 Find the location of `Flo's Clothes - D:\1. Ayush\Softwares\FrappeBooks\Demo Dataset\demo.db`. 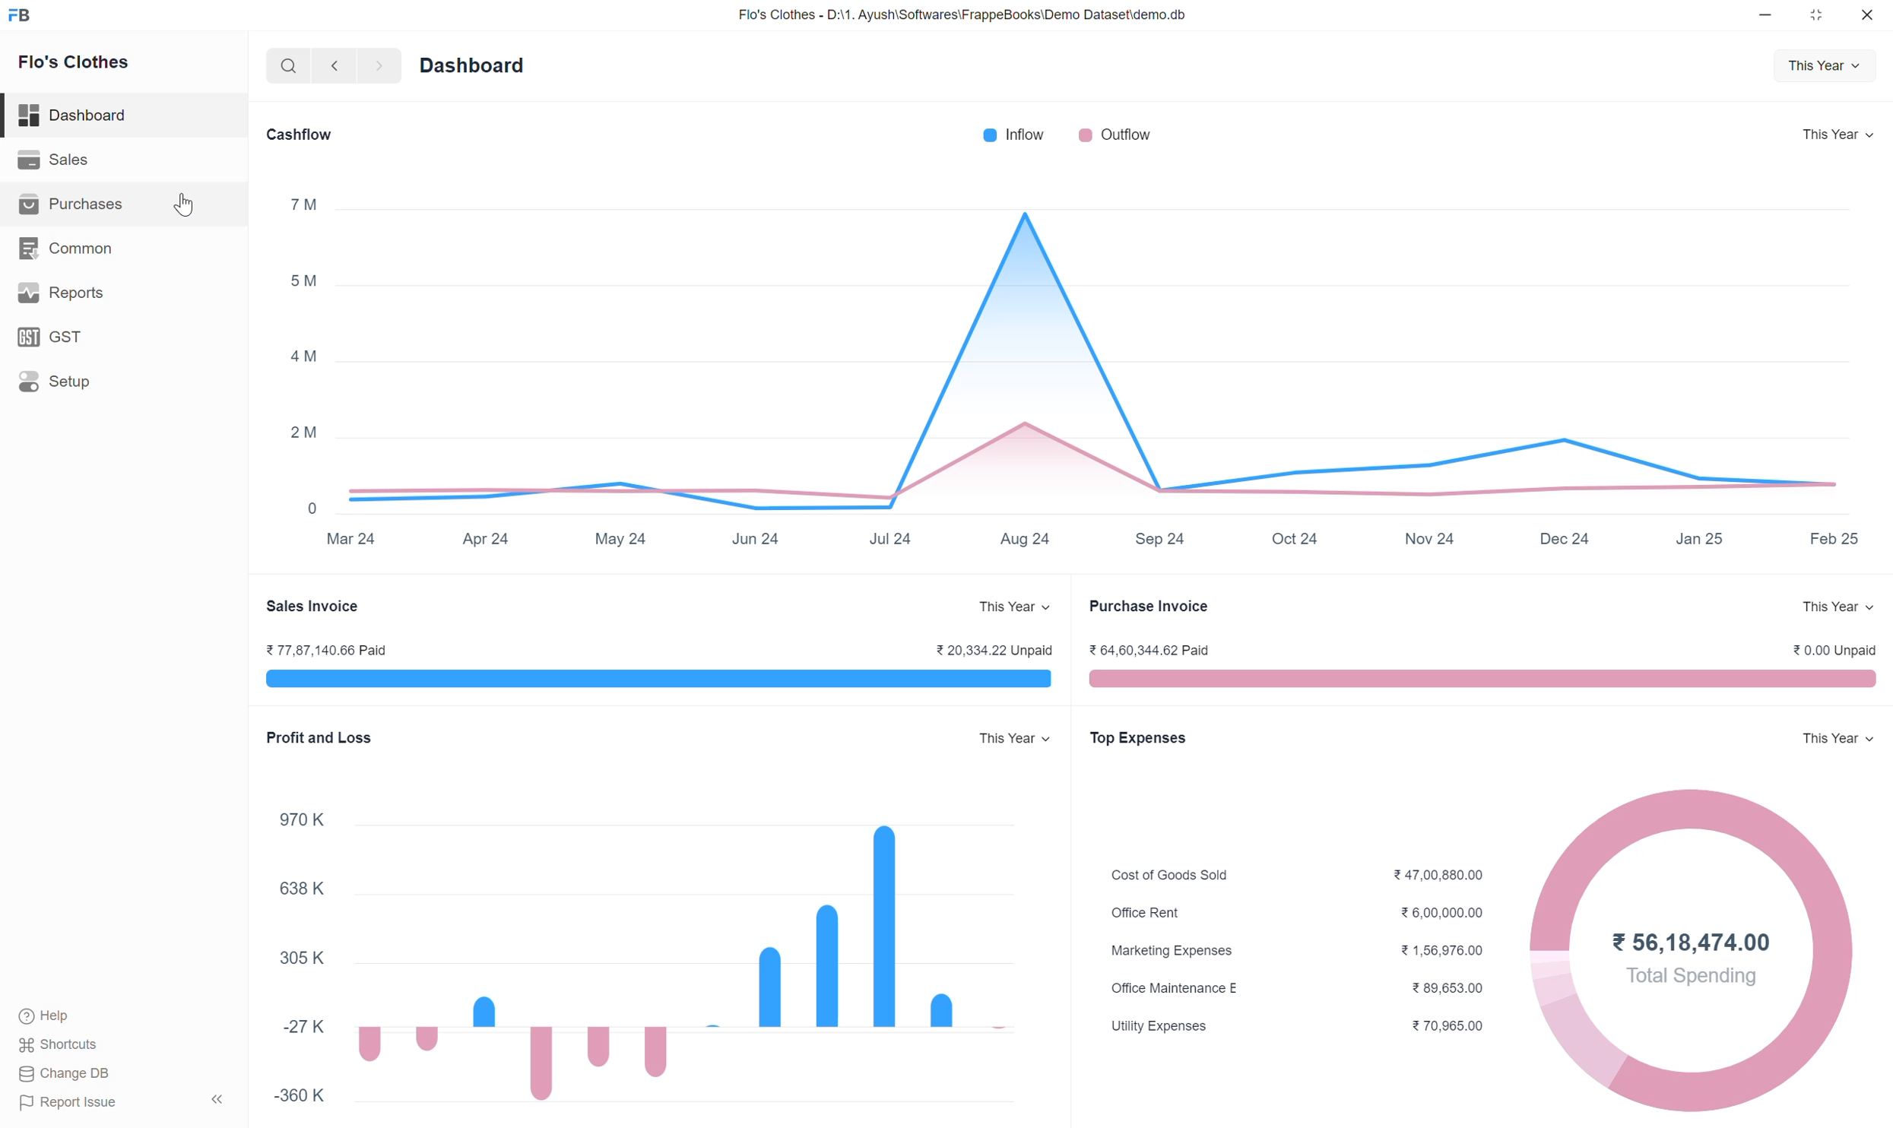

Flo's Clothes - D:\1. Ayush\Softwares\FrappeBooks\Demo Dataset\demo.db is located at coordinates (963, 15).